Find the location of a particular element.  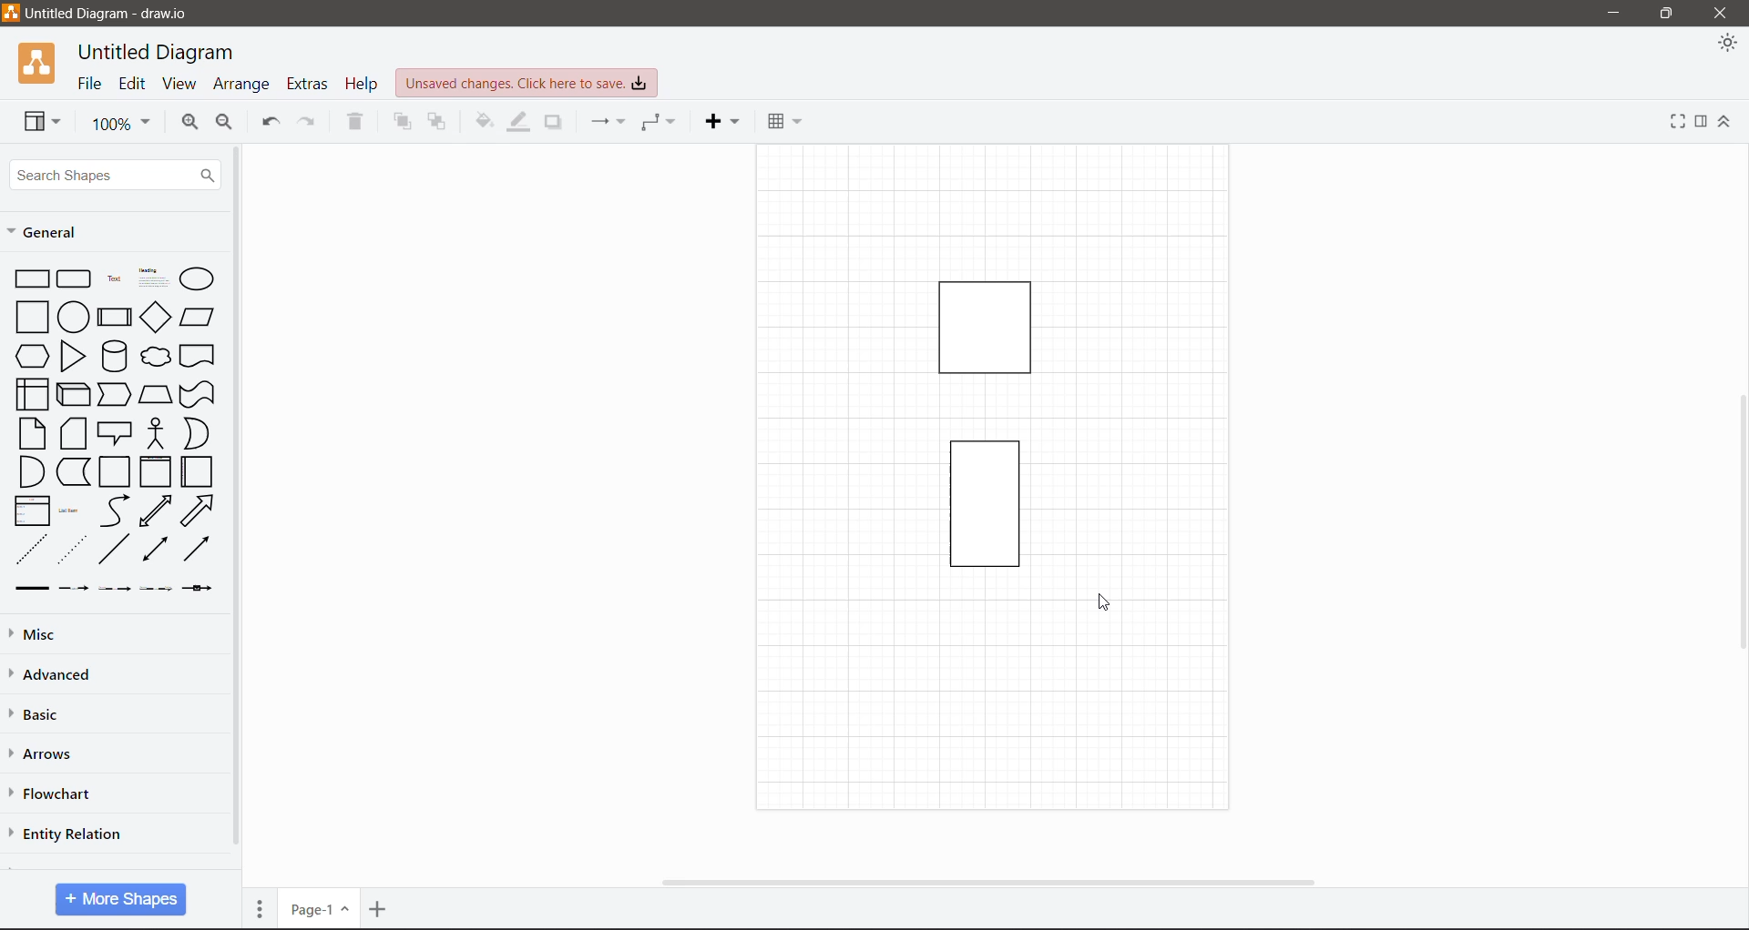

Advanced is located at coordinates (62, 675).